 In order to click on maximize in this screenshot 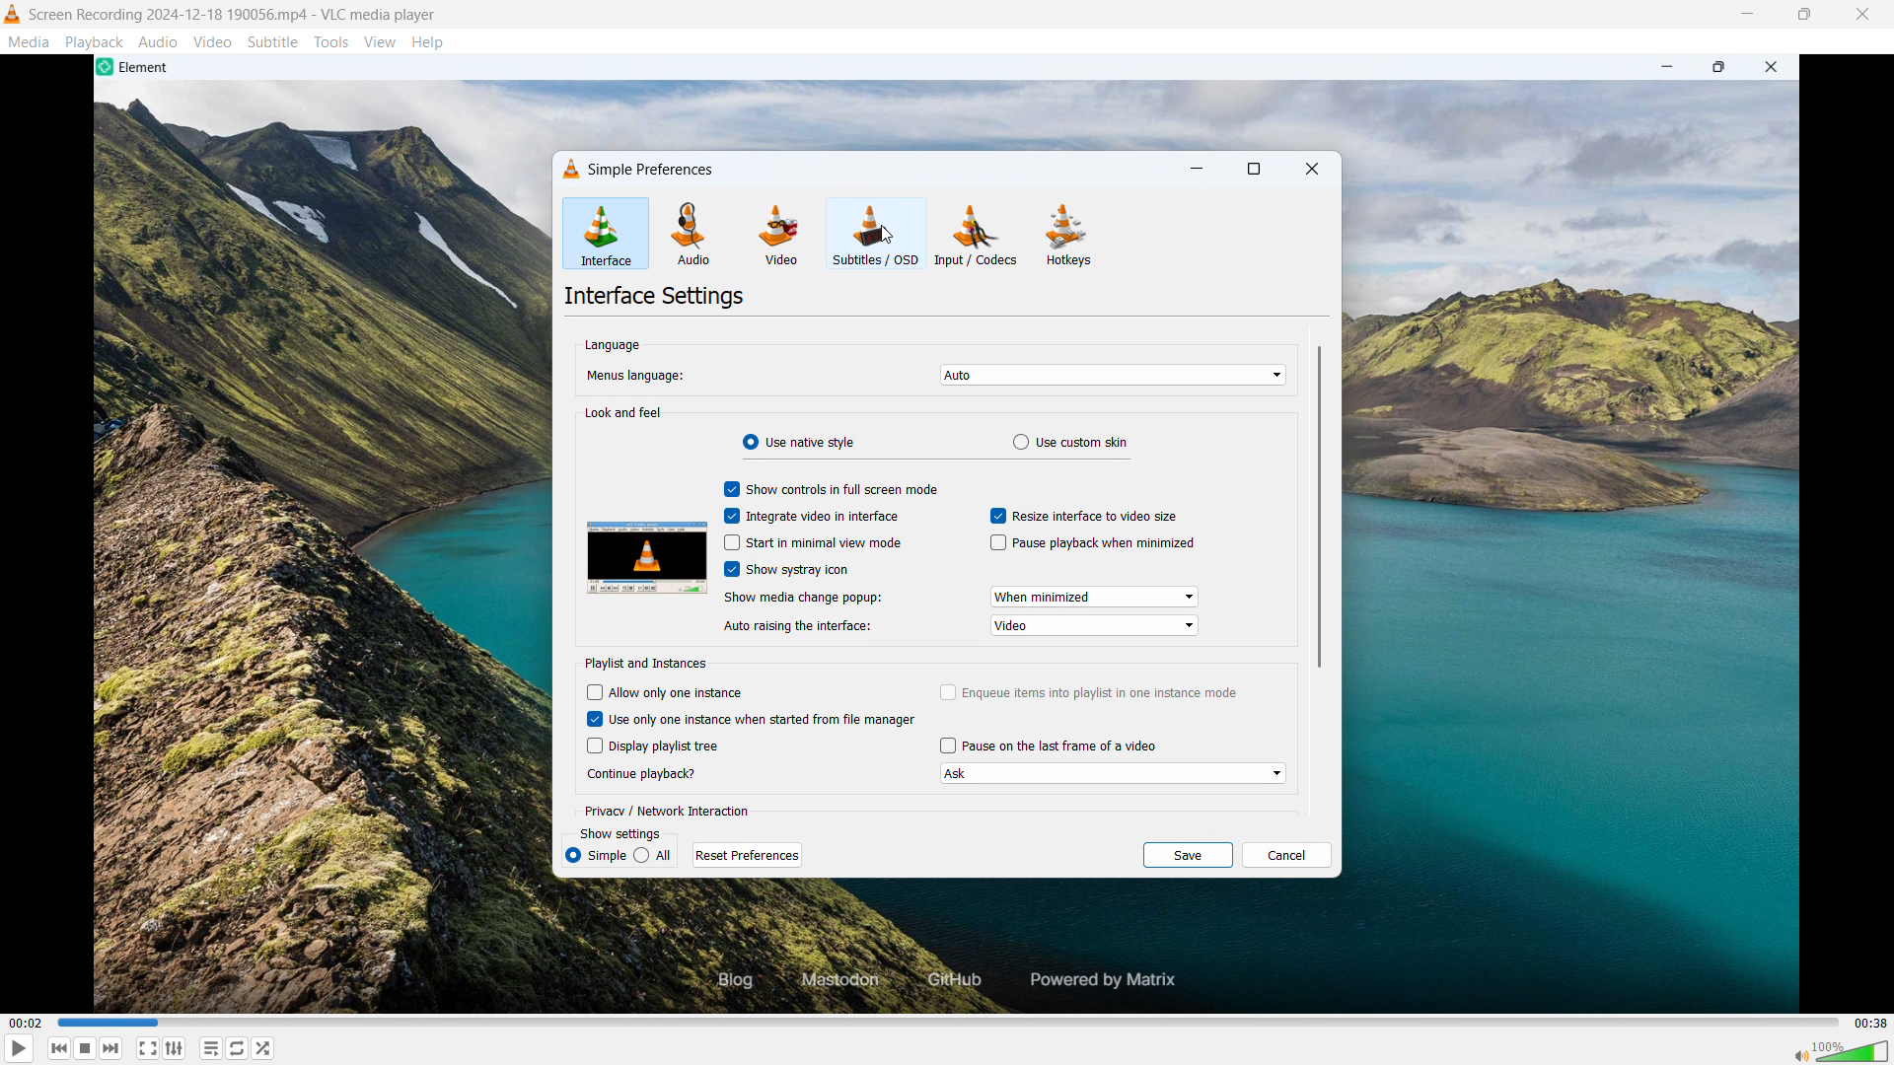, I will do `click(1253, 171)`.